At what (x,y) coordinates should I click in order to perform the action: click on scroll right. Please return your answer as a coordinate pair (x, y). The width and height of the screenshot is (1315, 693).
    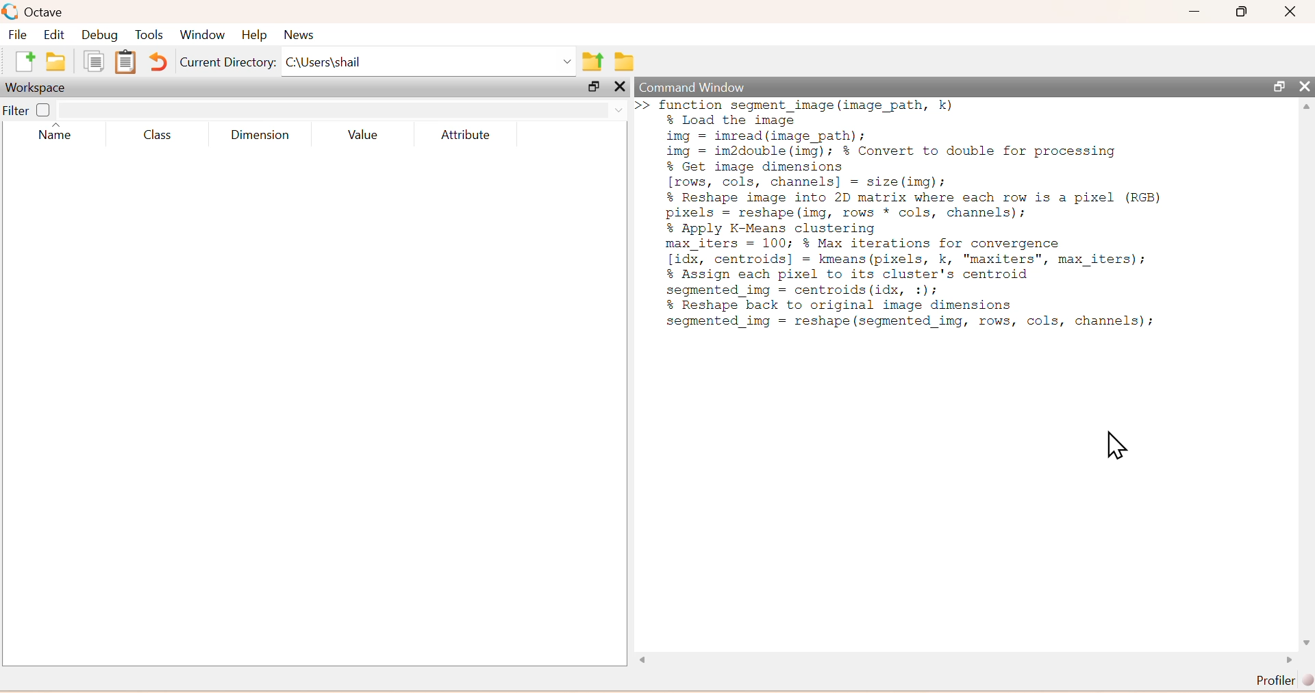
    Looking at the image, I should click on (1290, 661).